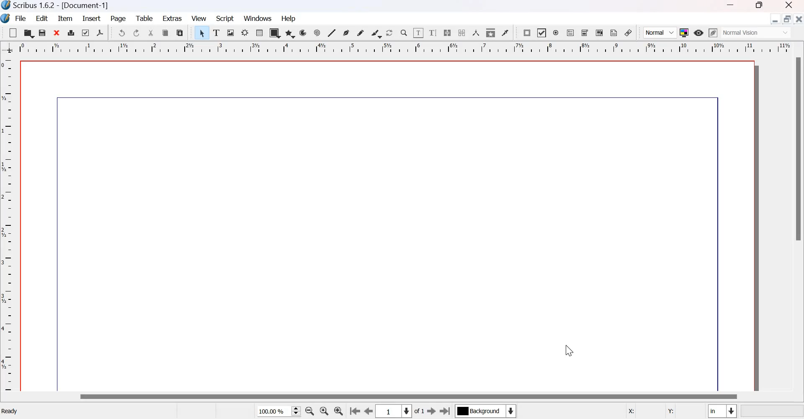  Describe the element at coordinates (684, 33) in the screenshot. I see `Toggle color management system` at that location.